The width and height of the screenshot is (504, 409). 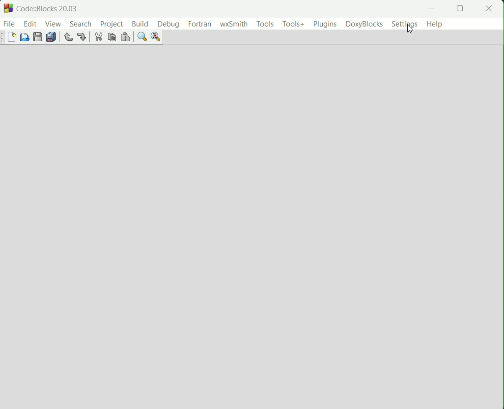 I want to click on search, so click(x=81, y=24).